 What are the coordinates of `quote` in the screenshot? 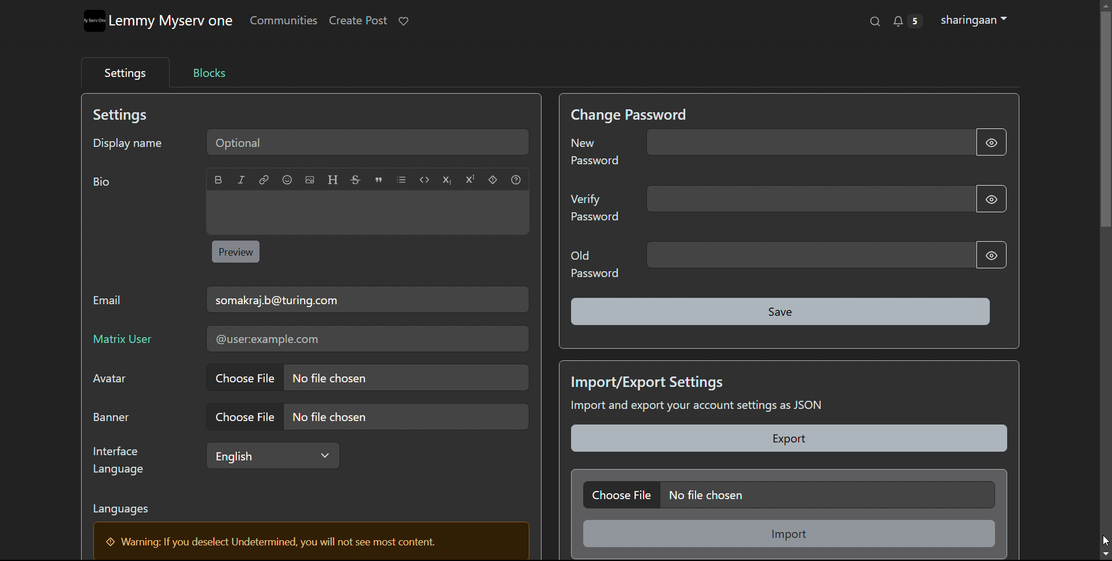 It's located at (378, 179).